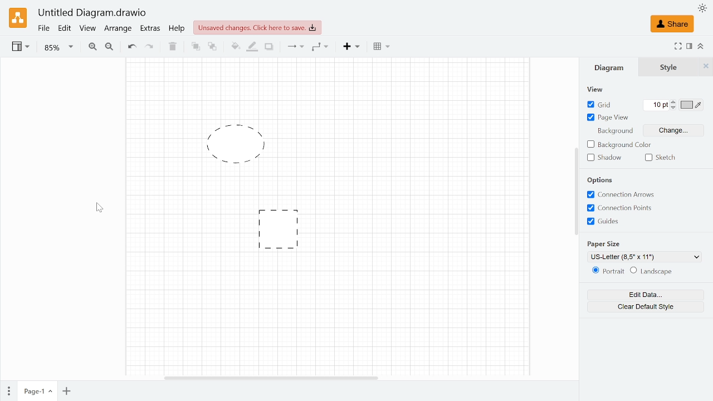 The width and height of the screenshot is (713, 401). Describe the element at coordinates (622, 209) in the screenshot. I see `Connections Points` at that location.